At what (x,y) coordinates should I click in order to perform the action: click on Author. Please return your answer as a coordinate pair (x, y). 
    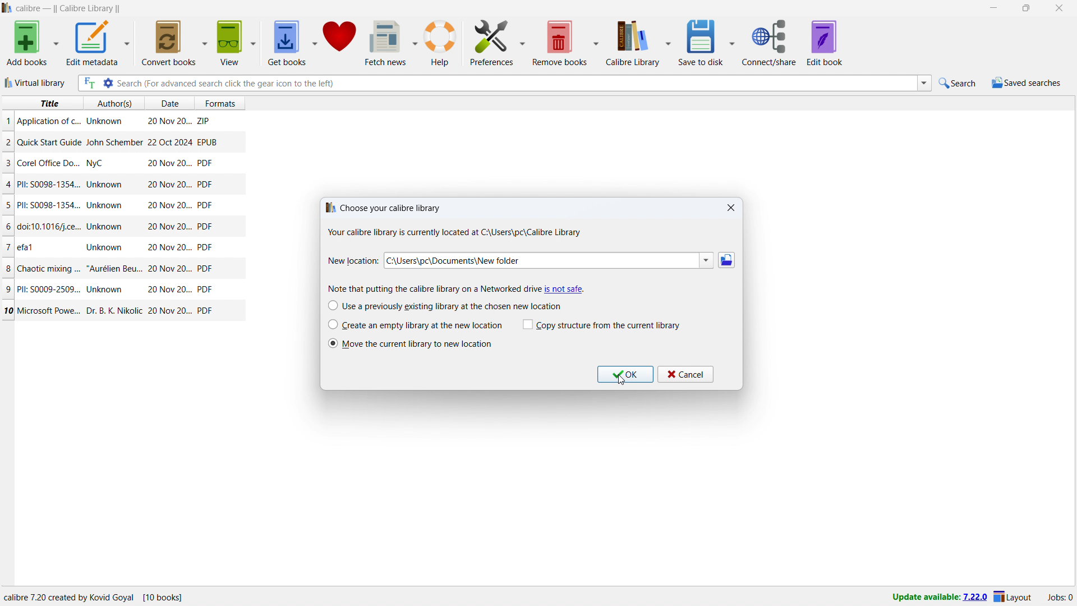
    Looking at the image, I should click on (113, 142).